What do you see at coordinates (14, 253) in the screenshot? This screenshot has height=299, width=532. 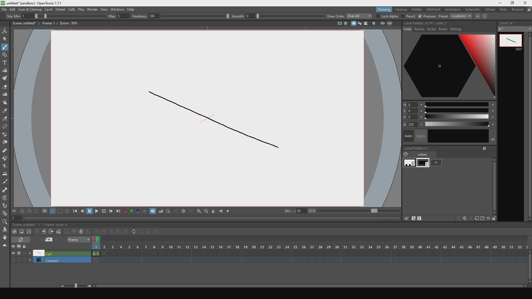 I see `visible` at bounding box center [14, 253].